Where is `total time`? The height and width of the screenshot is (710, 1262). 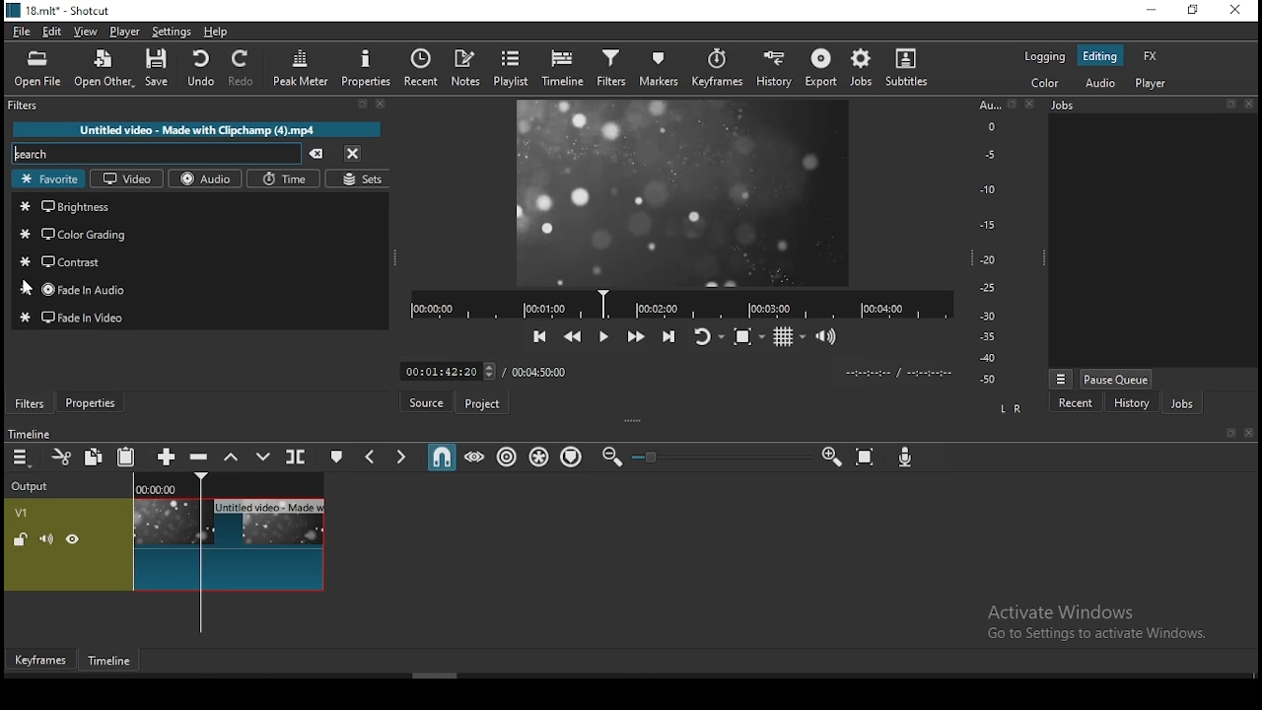 total time is located at coordinates (542, 371).